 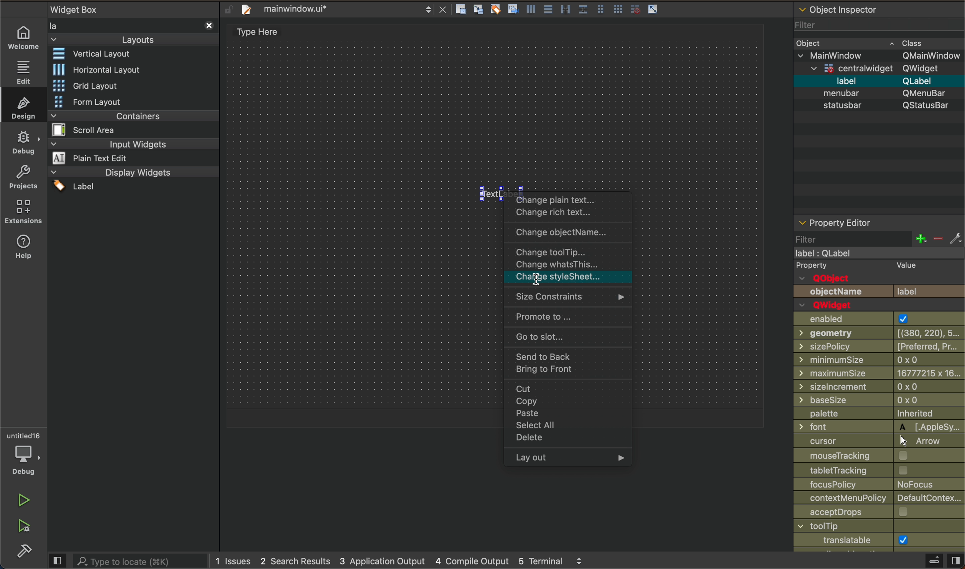 What do you see at coordinates (876, 500) in the screenshot?
I see `contextual` at bounding box center [876, 500].